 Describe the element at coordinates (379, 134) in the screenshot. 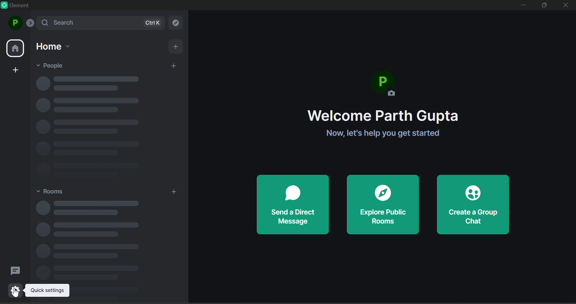

I see `now lets help you get started` at that location.